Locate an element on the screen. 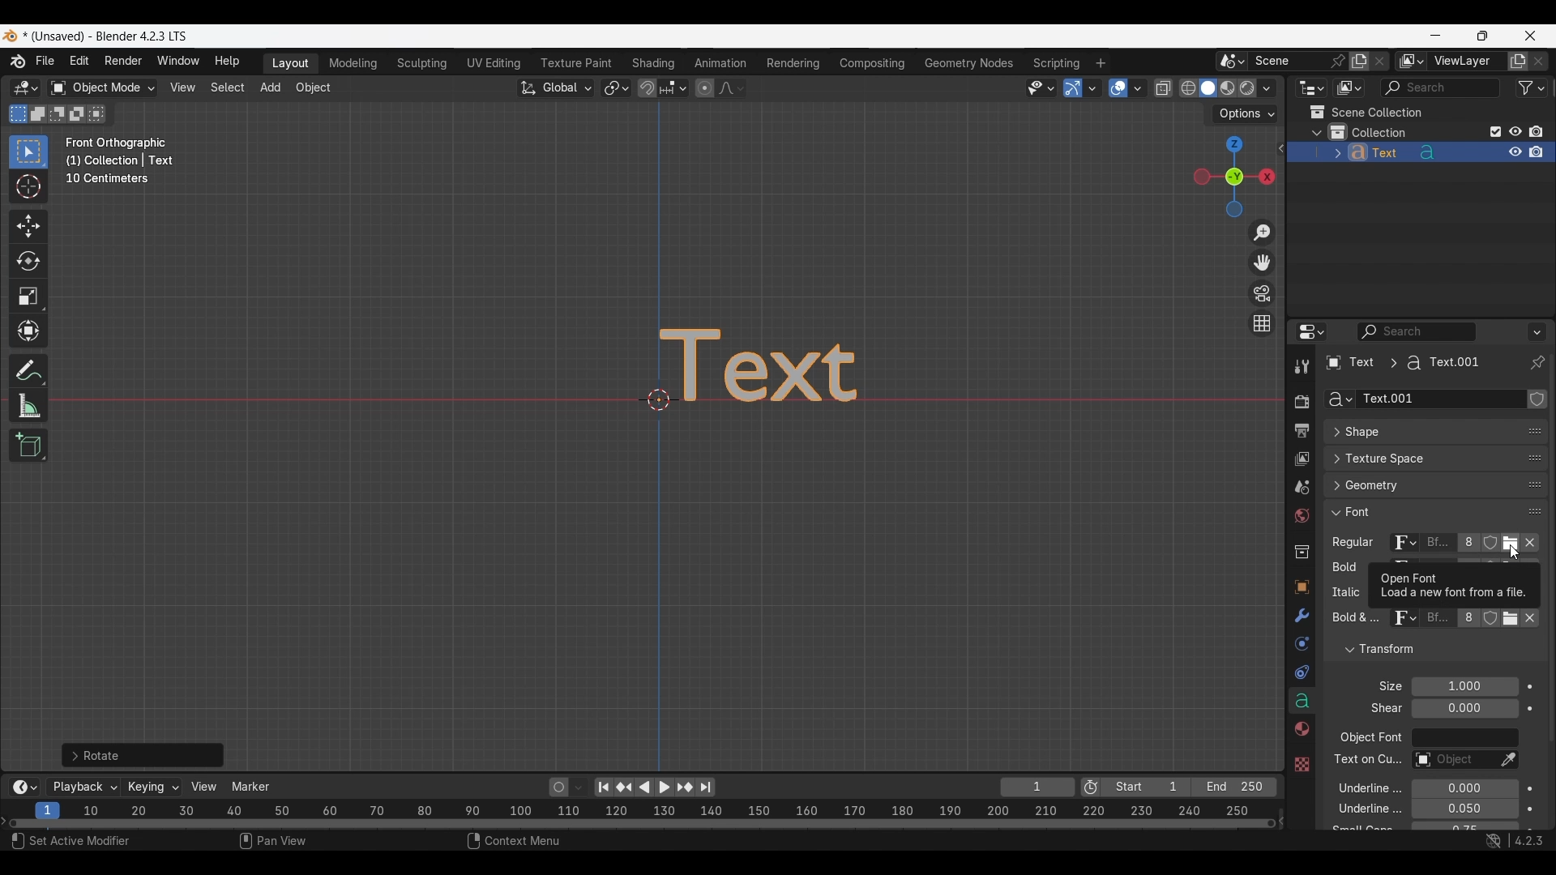 Image resolution: width=1556 pixels, height=875 pixels. 10 20 30 40 50 60 70 80 90 100 110 120 130 140 150 160 170 180 190 200 210 220 230 240 250 is located at coordinates (670, 809).